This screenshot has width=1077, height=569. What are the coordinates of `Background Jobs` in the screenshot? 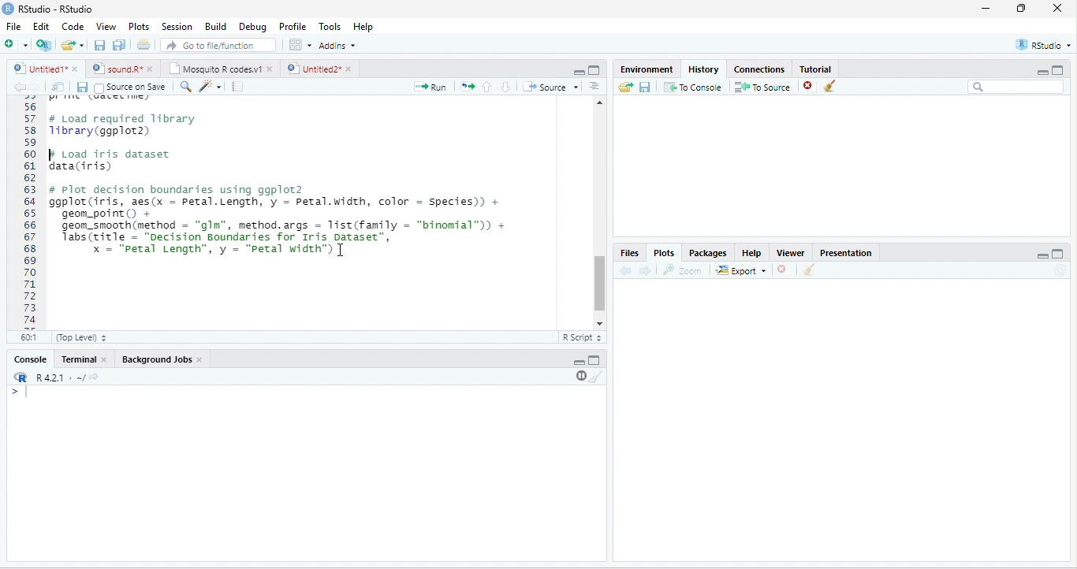 It's located at (155, 359).